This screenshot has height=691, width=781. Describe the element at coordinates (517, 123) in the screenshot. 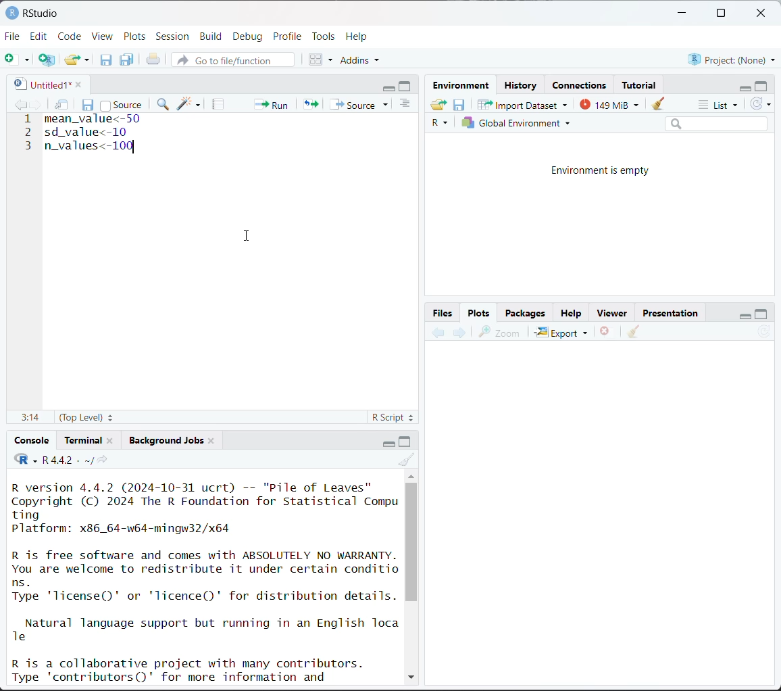

I see `Global environment` at that location.